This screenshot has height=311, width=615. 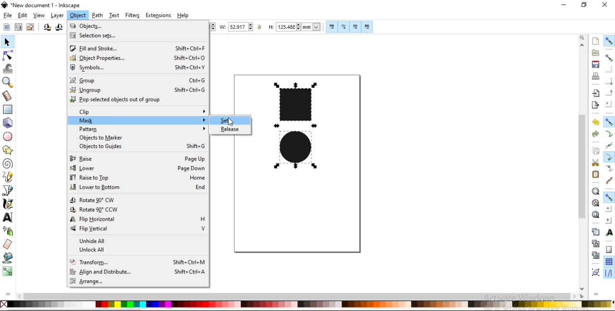 I want to click on align and duplicate, so click(x=137, y=273).